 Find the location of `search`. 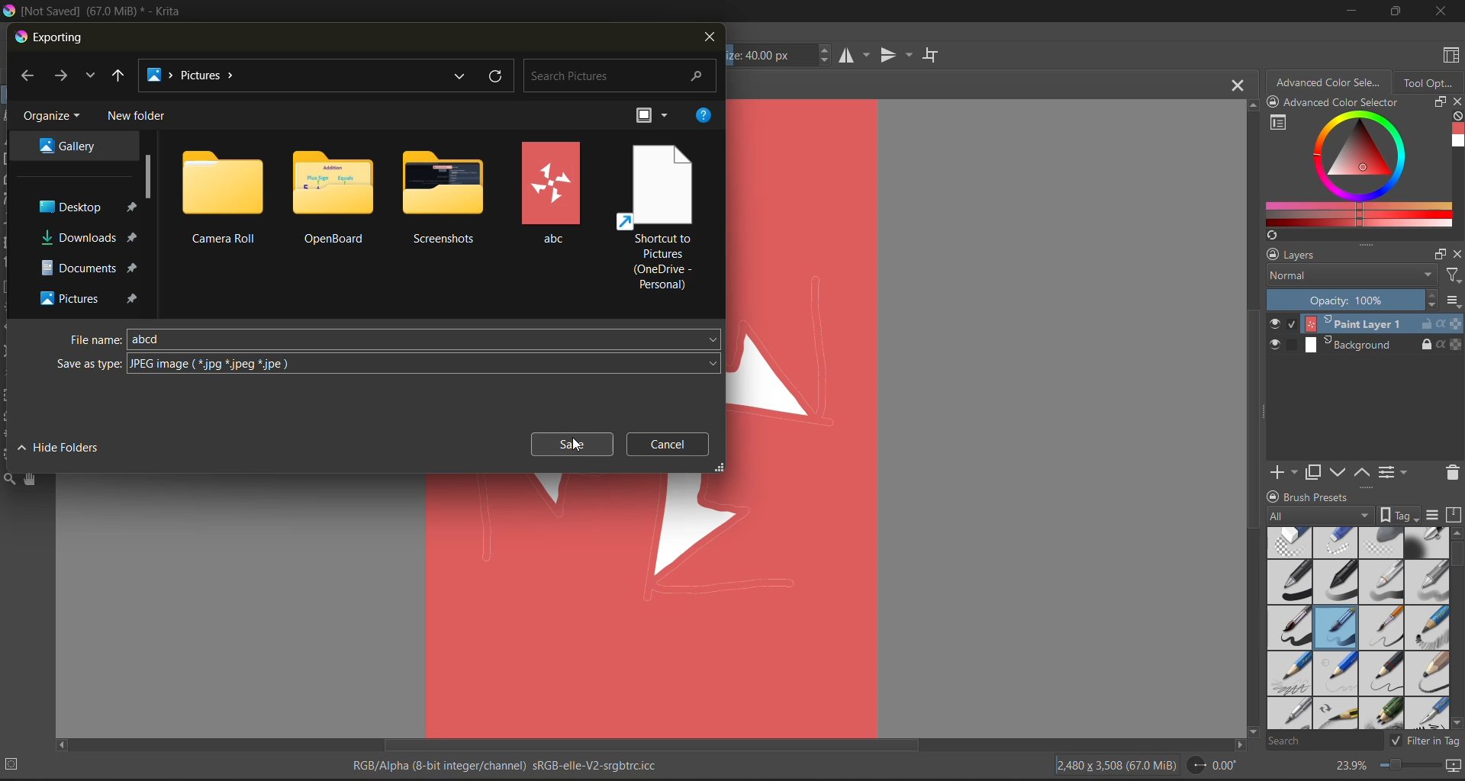

search is located at coordinates (1325, 741).